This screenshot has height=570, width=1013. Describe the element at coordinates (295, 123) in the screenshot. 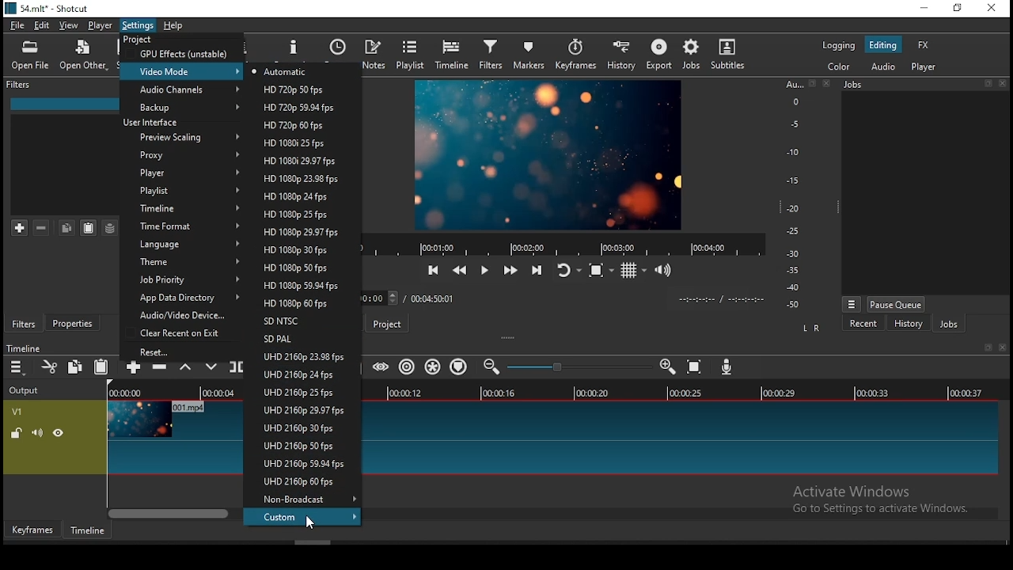

I see `resolution option` at that location.